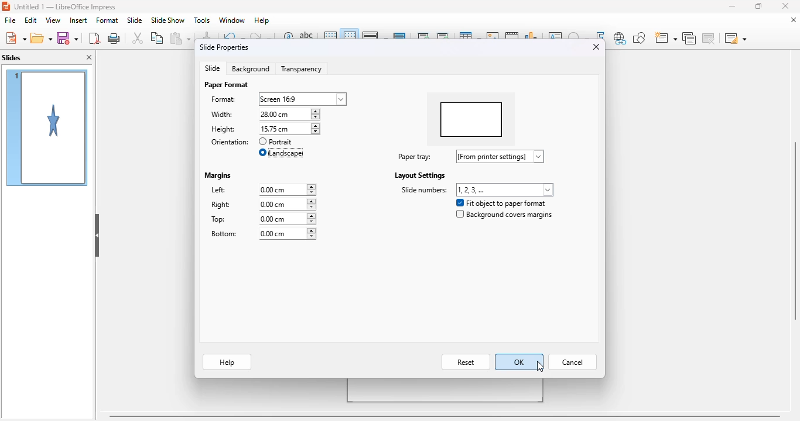 This screenshot has width=800, height=421. What do you see at coordinates (666, 37) in the screenshot?
I see `new slide` at bounding box center [666, 37].